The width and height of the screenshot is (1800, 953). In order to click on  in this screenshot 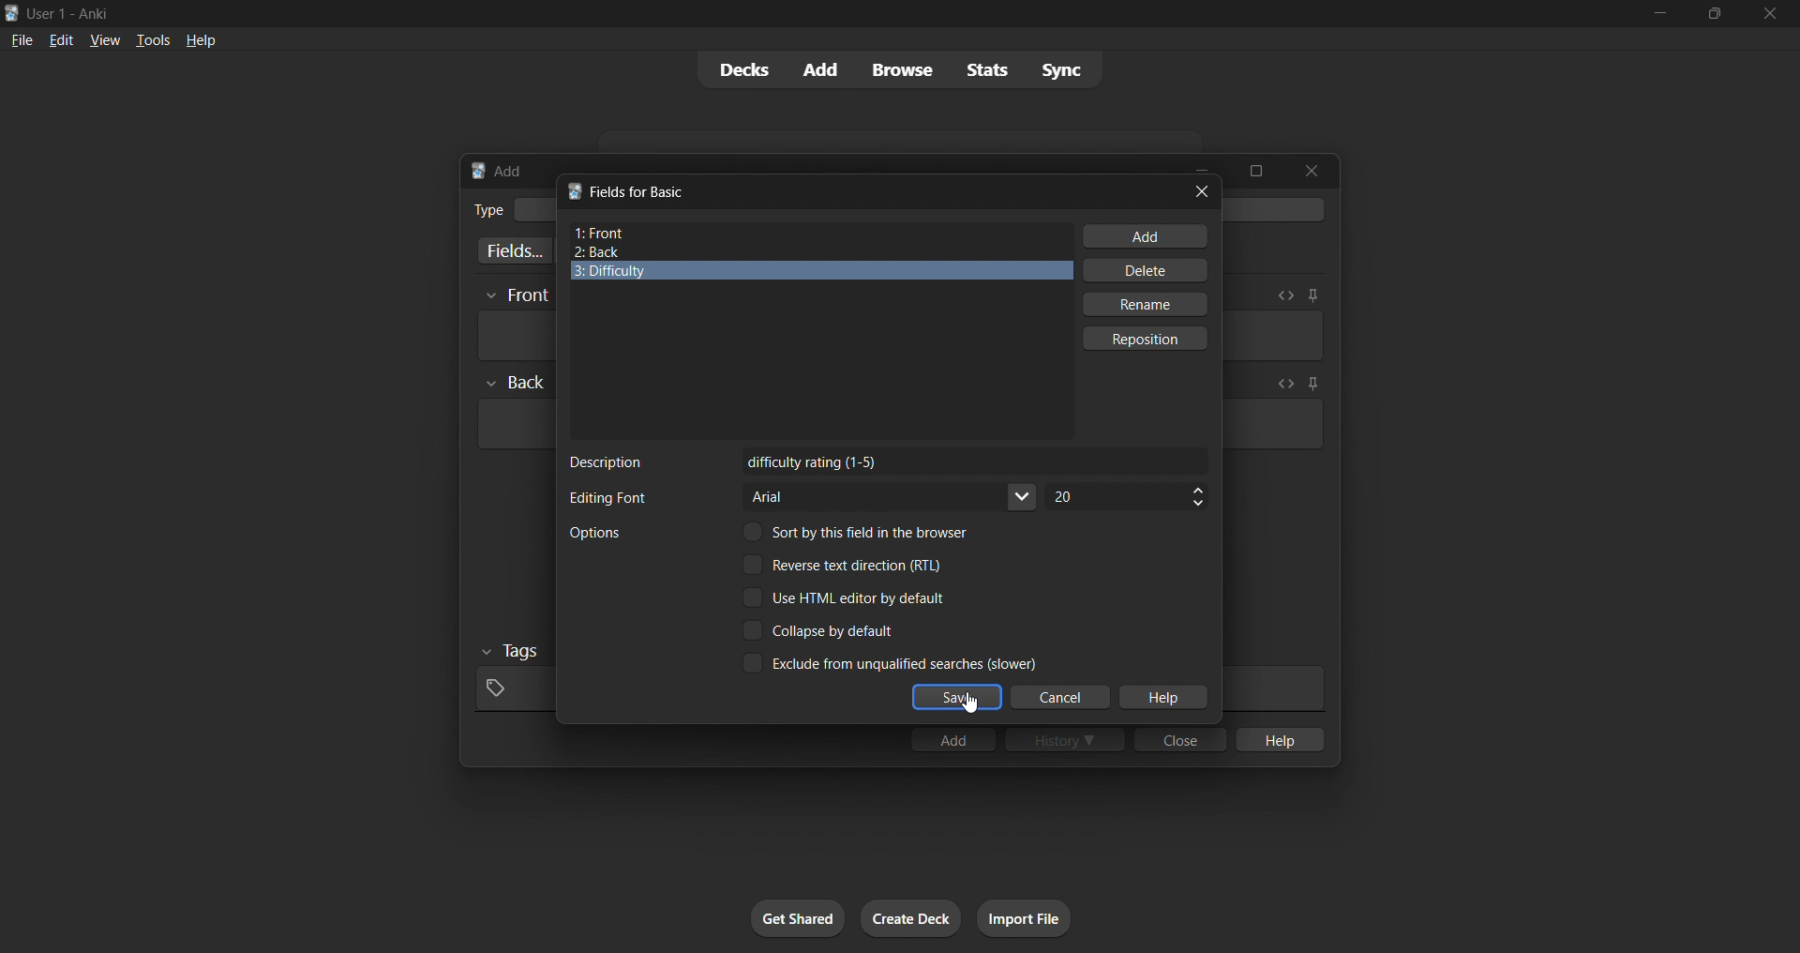, I will do `click(516, 383)`.